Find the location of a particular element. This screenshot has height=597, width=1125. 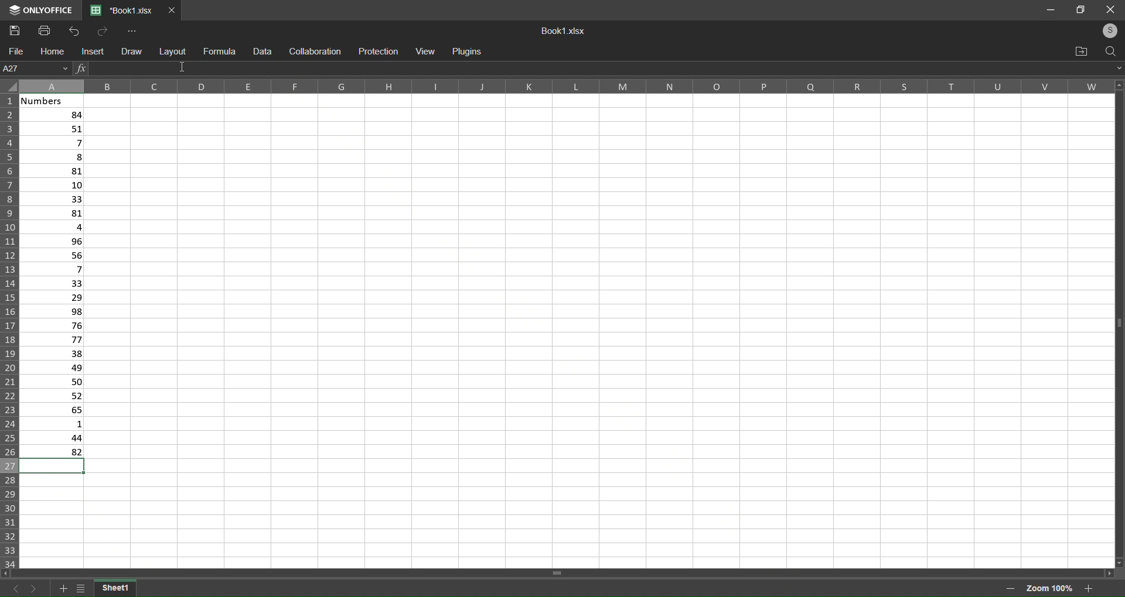

draw is located at coordinates (130, 52).